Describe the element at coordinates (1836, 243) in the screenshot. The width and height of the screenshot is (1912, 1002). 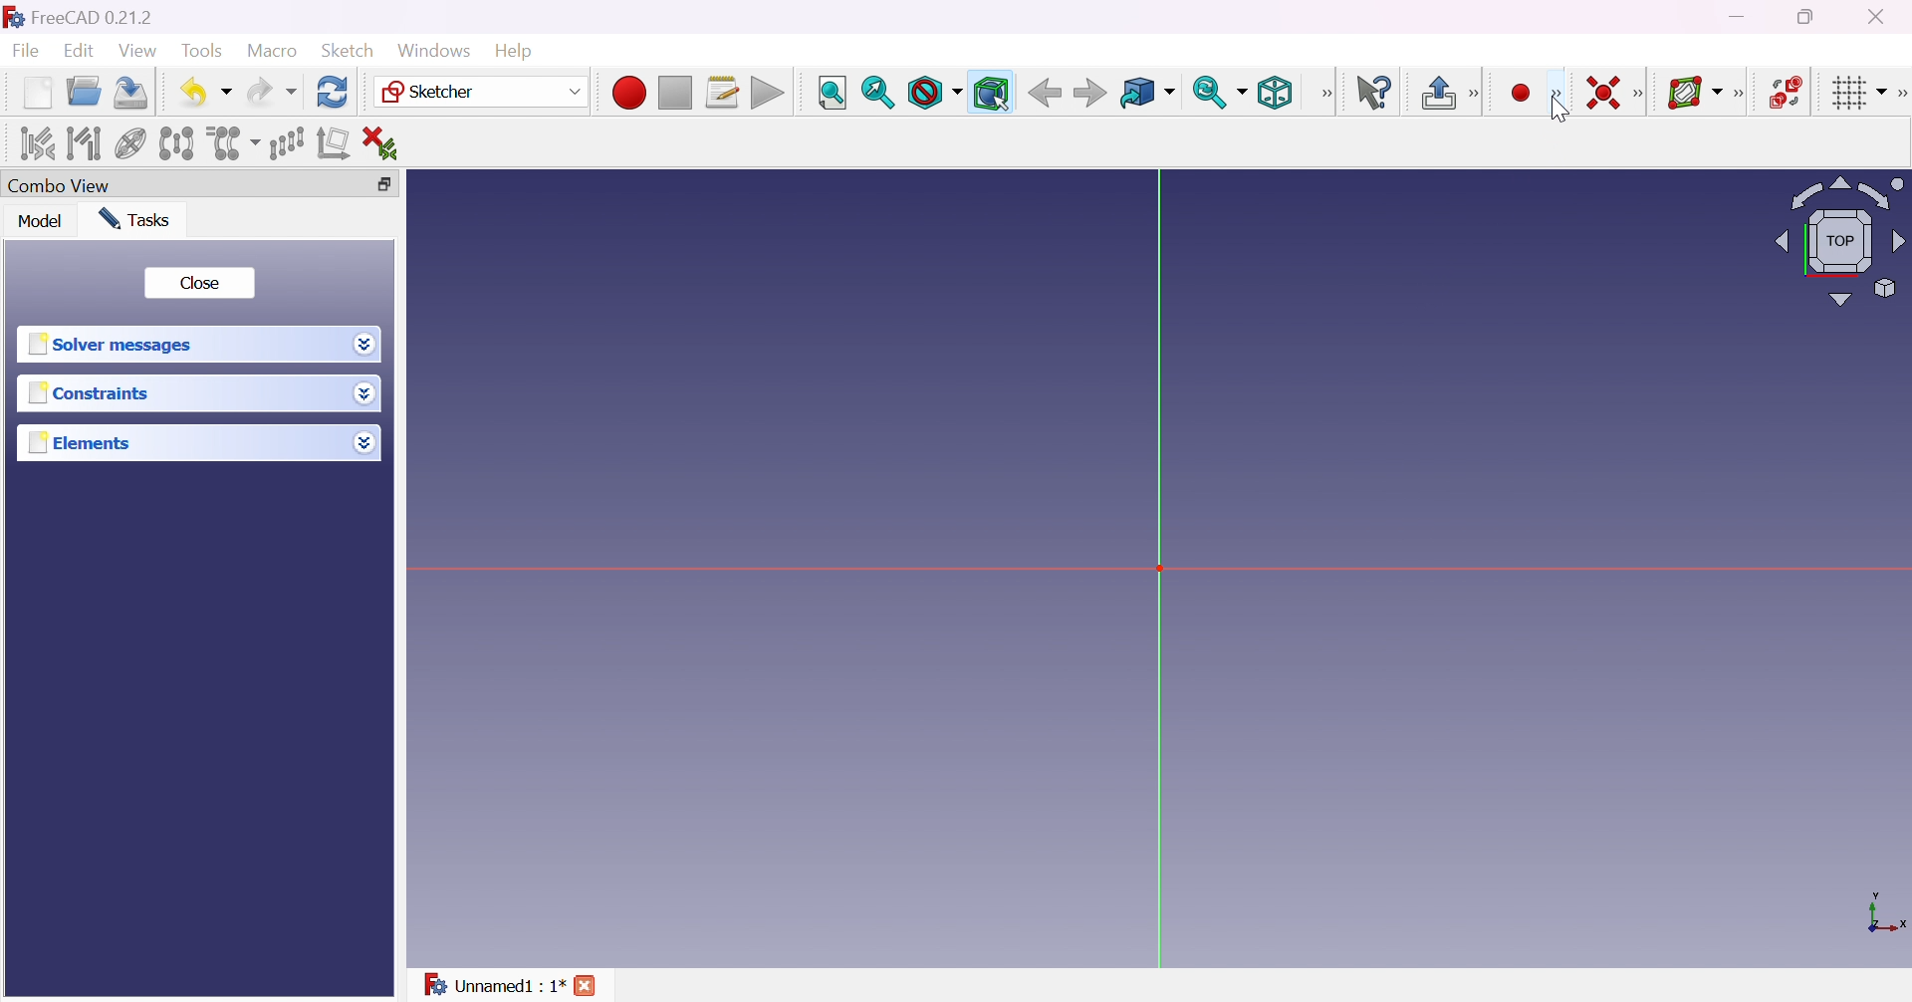
I see `Viewing angle` at that location.